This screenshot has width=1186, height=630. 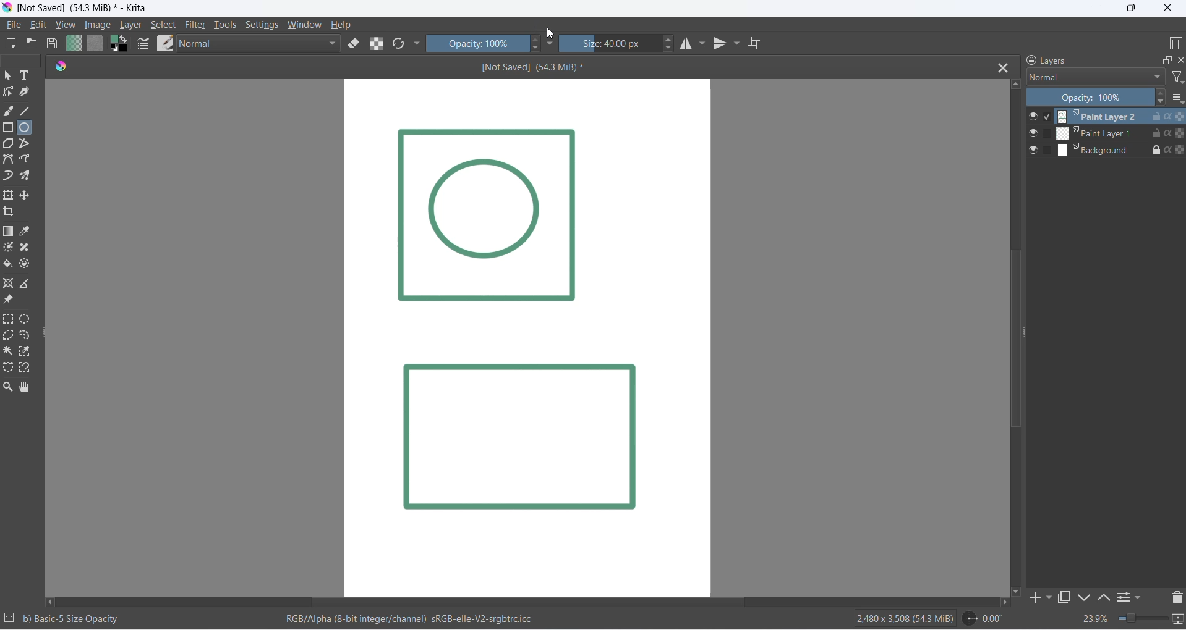 I want to click on polygon tool, so click(x=10, y=145).